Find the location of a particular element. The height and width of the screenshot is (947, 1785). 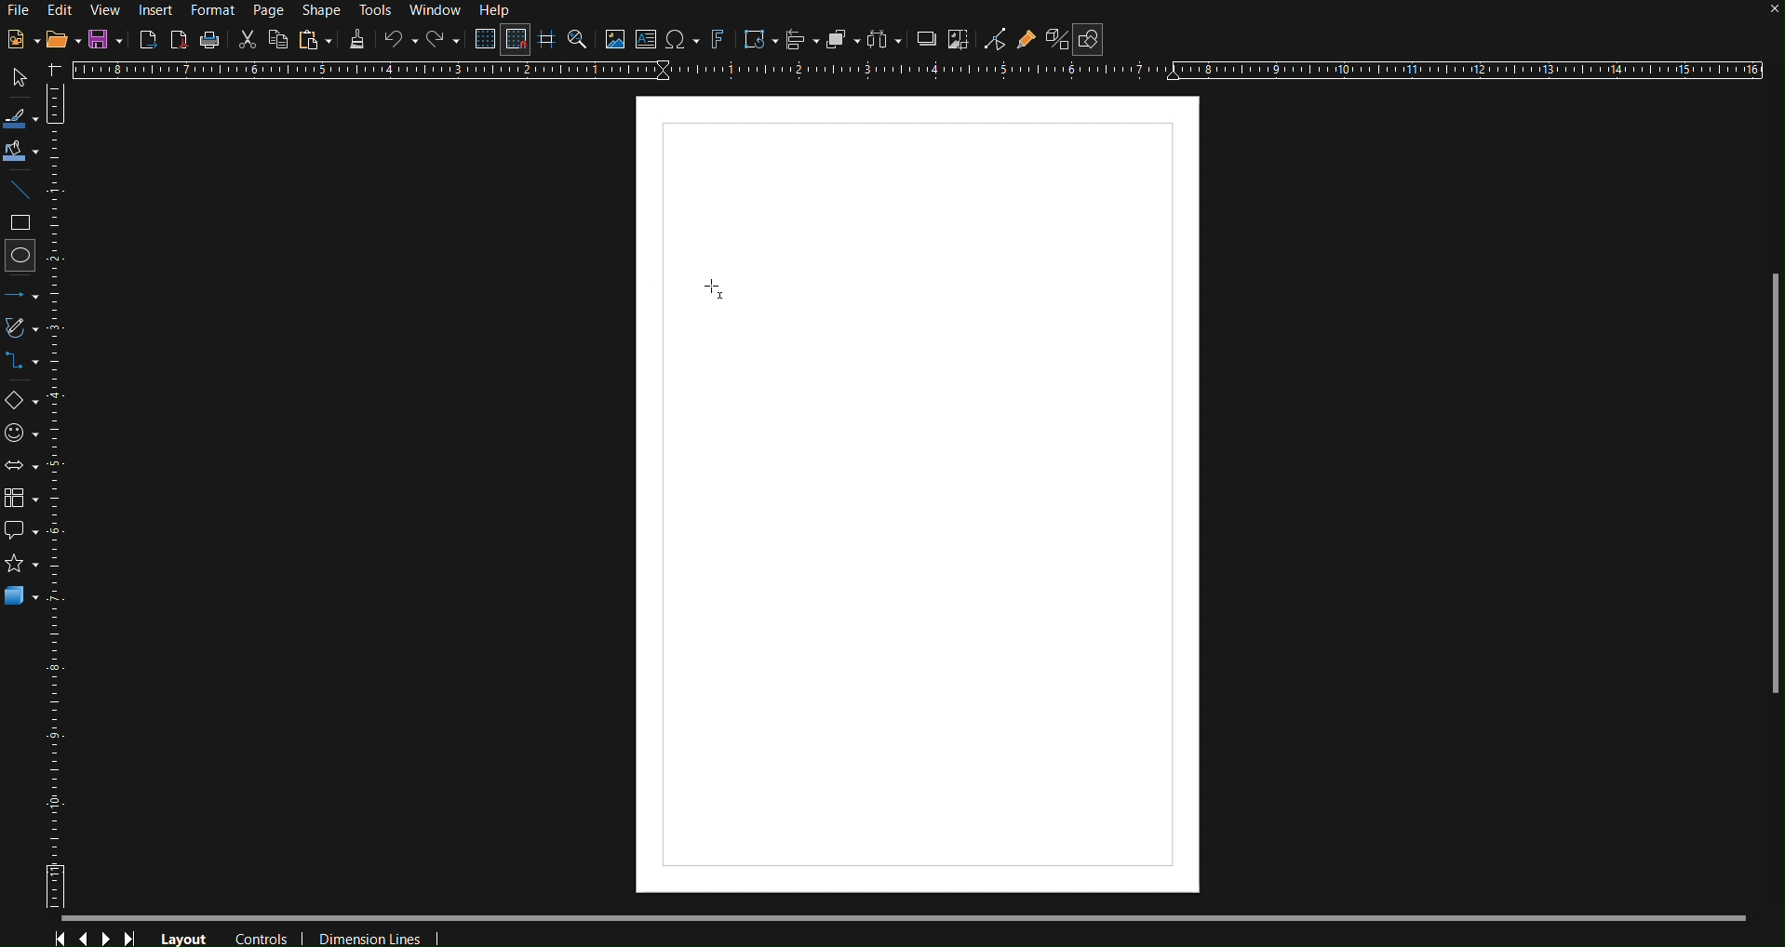

Show Draw Functions is located at coordinates (1087, 40).